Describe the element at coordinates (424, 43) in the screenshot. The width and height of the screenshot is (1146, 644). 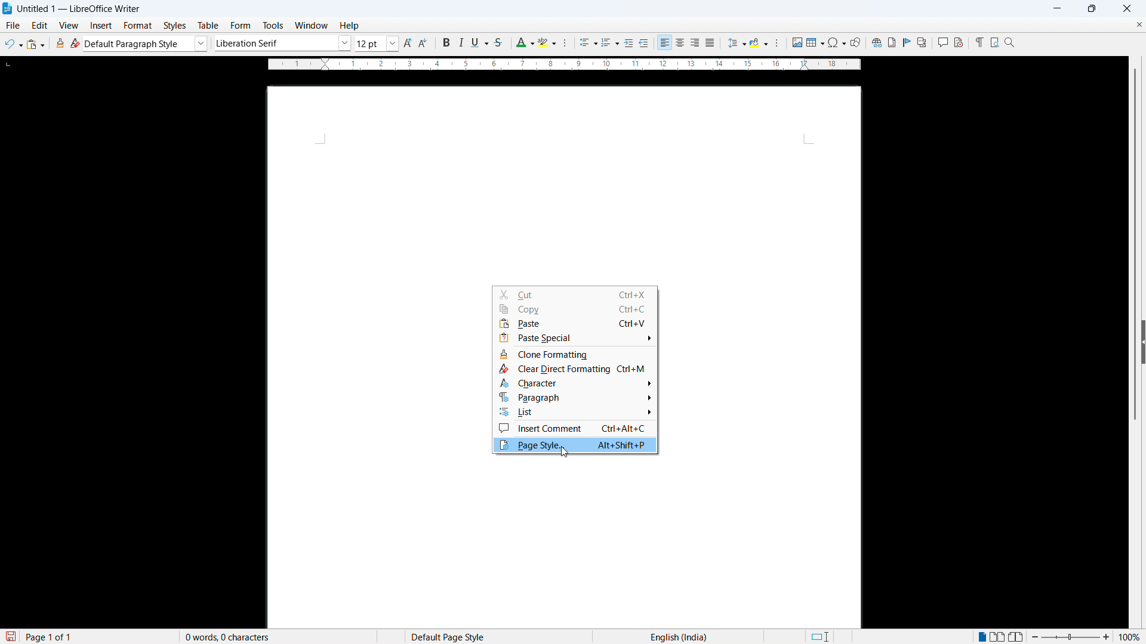
I see `Reduce font size ` at that location.